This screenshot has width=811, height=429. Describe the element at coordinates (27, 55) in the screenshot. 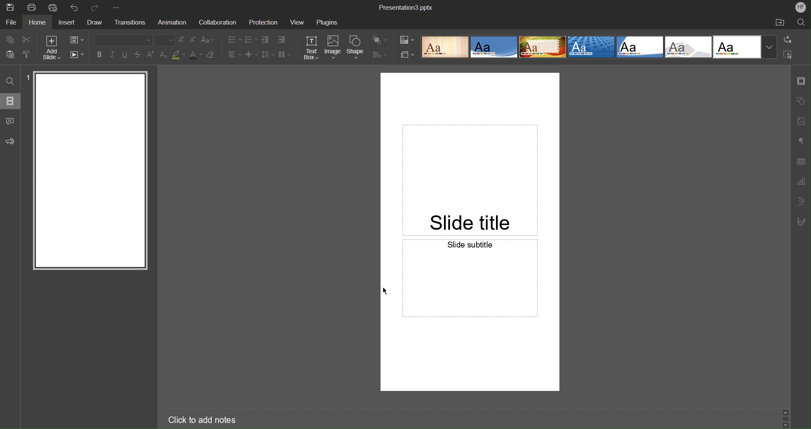

I see `Copy Style` at that location.